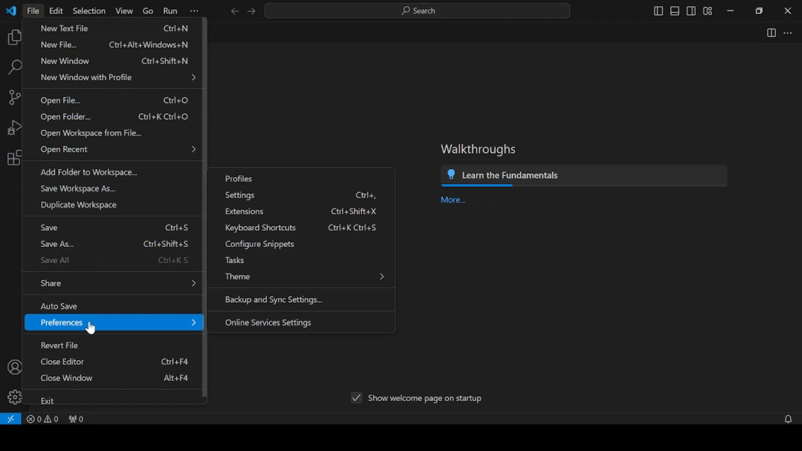 The height and width of the screenshot is (451, 802). What do you see at coordinates (691, 11) in the screenshot?
I see `toggle secondary side bar` at bounding box center [691, 11].